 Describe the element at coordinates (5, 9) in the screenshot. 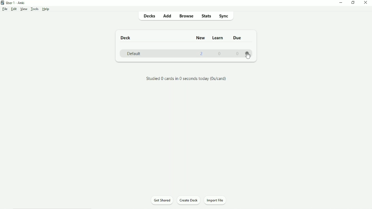

I see `File` at that location.